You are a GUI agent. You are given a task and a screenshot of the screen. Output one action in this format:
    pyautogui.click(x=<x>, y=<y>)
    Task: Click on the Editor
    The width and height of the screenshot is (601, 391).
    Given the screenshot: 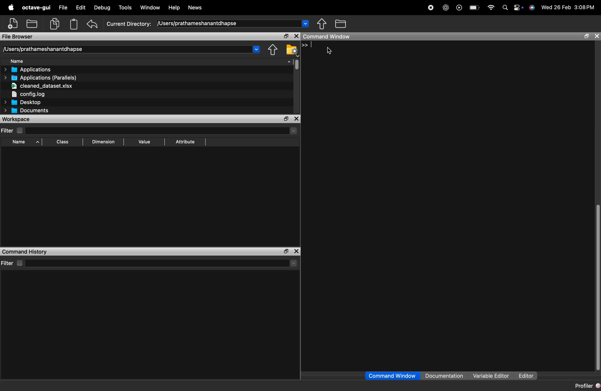 What is the action you would take?
    pyautogui.click(x=528, y=375)
    